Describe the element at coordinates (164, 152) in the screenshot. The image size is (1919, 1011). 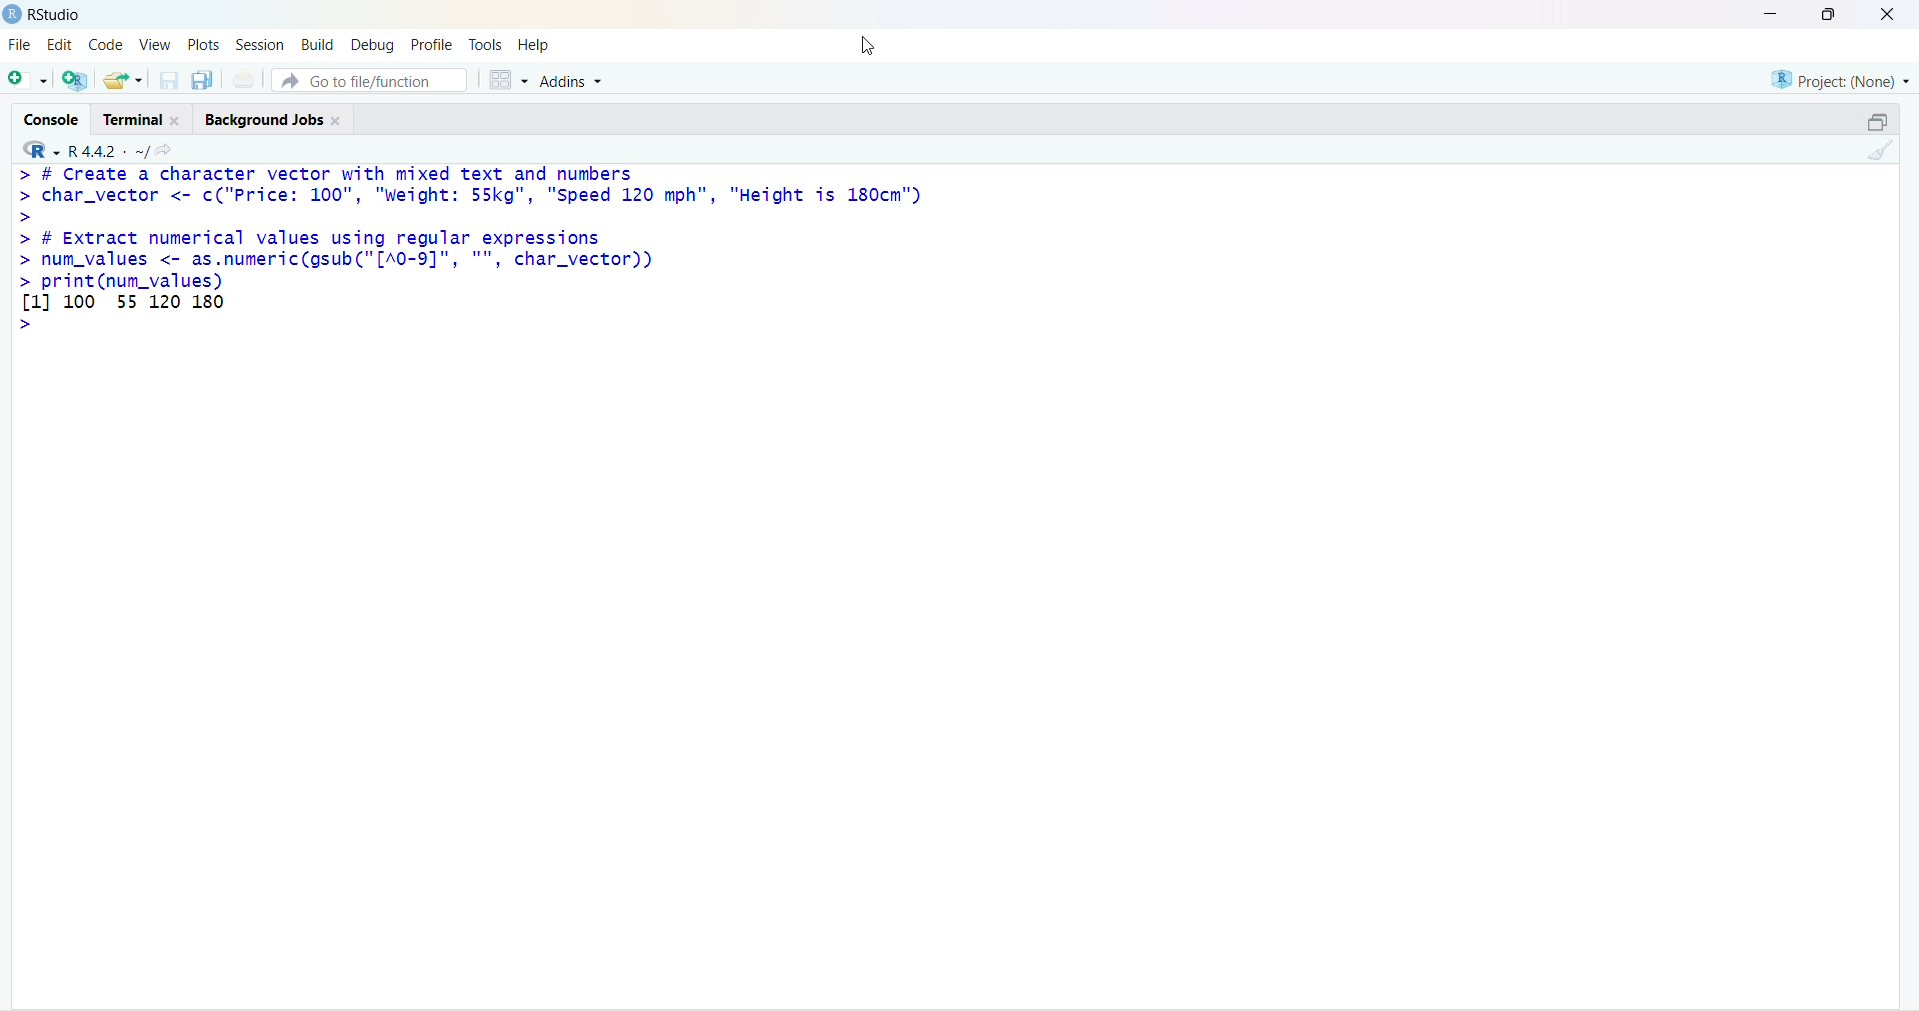
I see `share` at that location.